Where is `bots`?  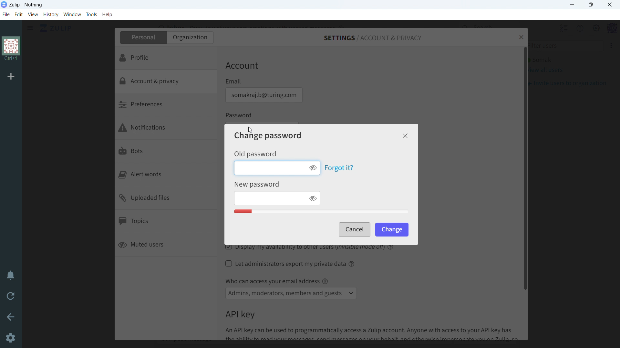
bots is located at coordinates (167, 152).